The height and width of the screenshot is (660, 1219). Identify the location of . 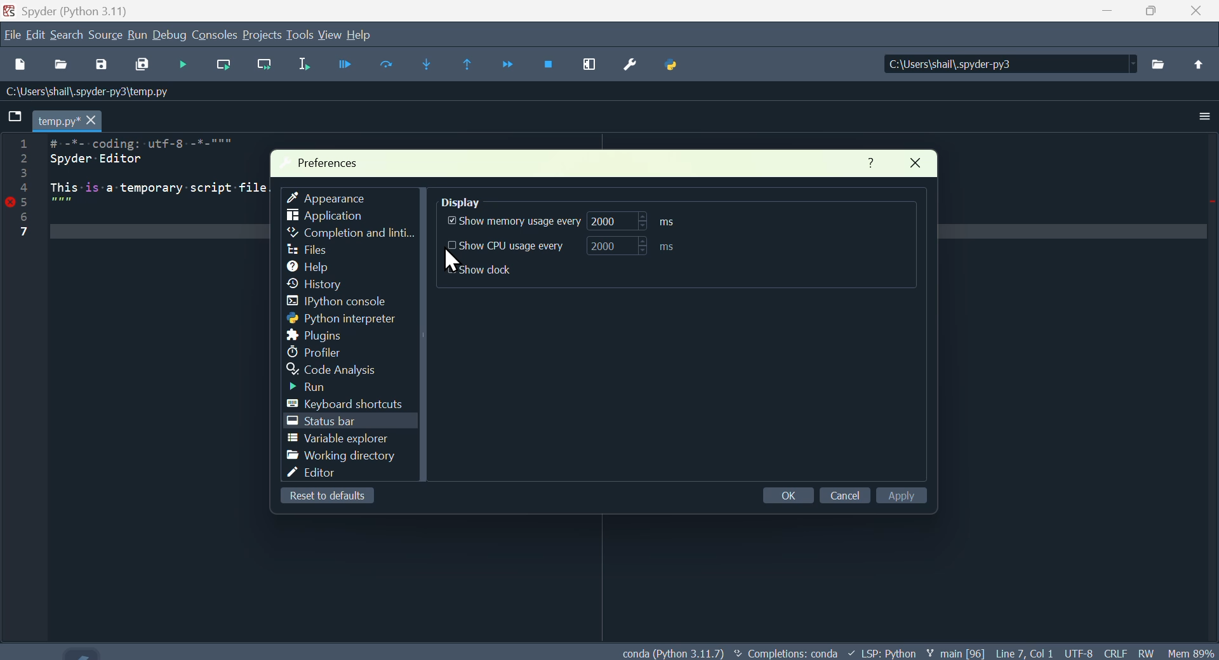
(137, 34).